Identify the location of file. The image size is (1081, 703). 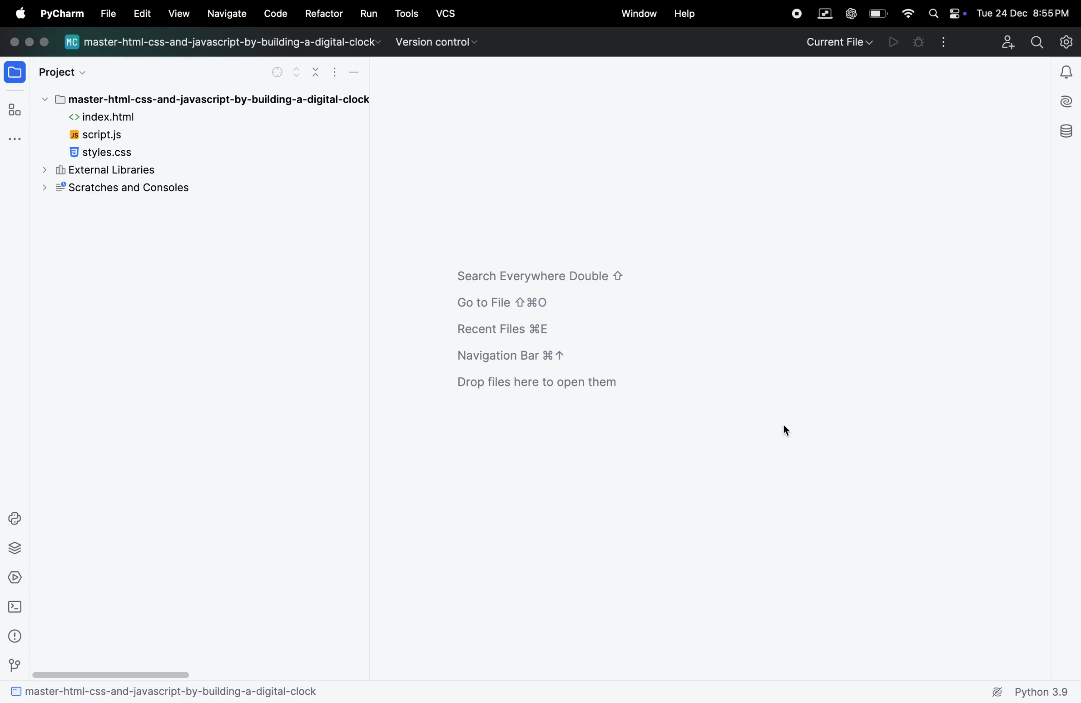
(16, 71).